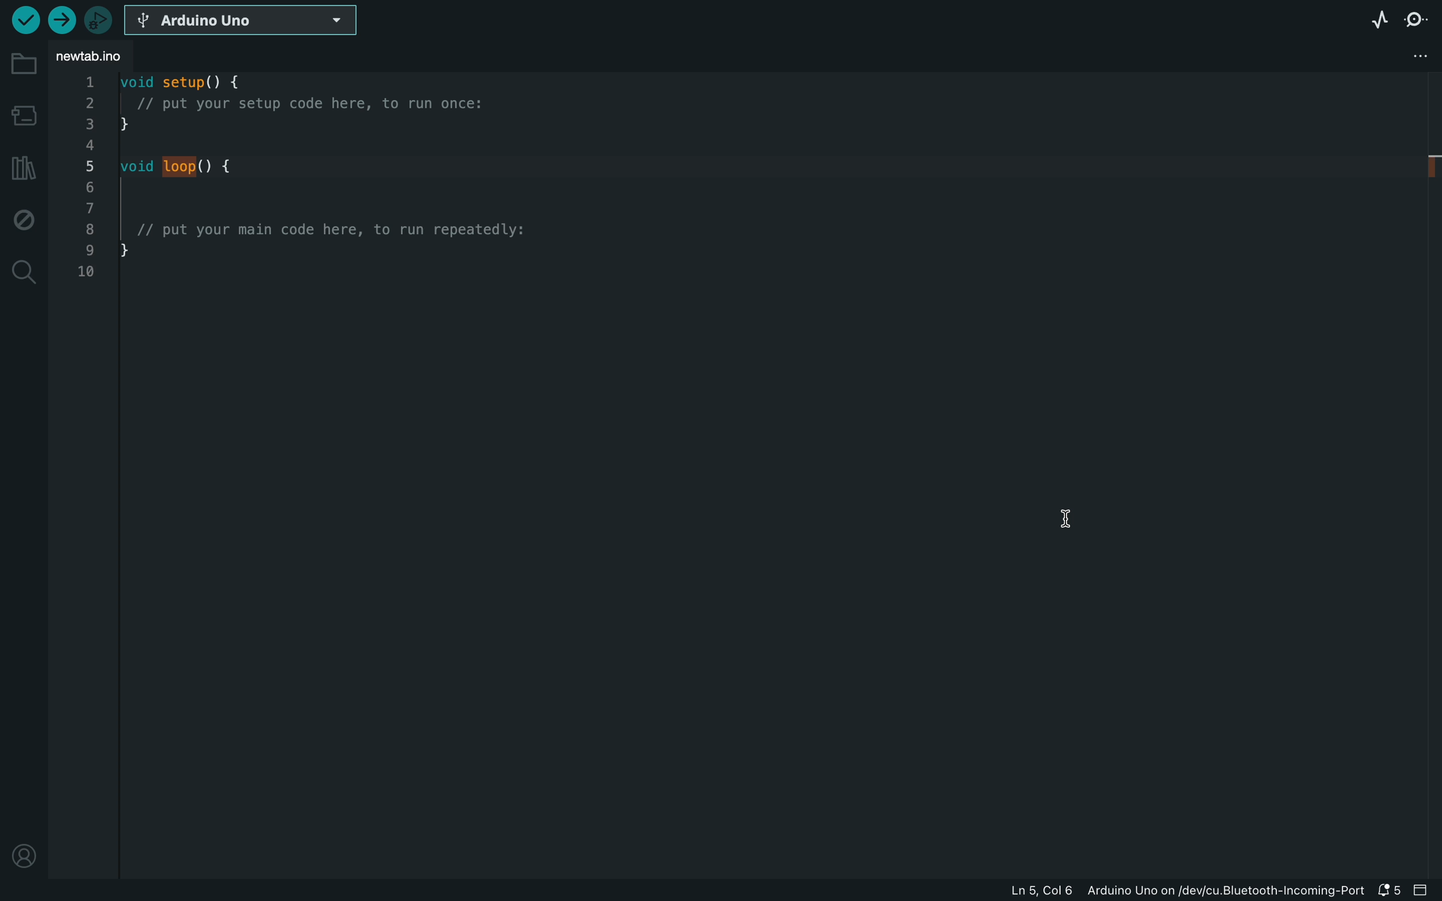  Describe the element at coordinates (21, 63) in the screenshot. I see `folder` at that location.